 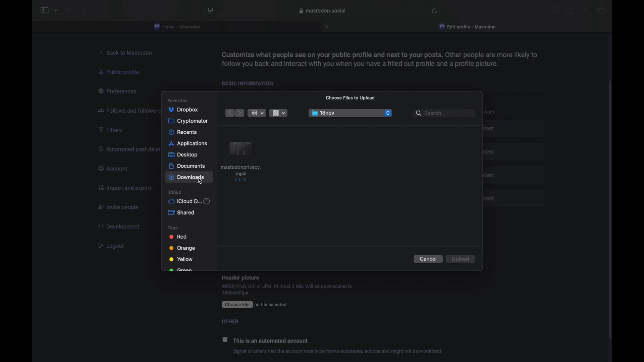 What do you see at coordinates (435, 11) in the screenshot?
I see `refresh` at bounding box center [435, 11].